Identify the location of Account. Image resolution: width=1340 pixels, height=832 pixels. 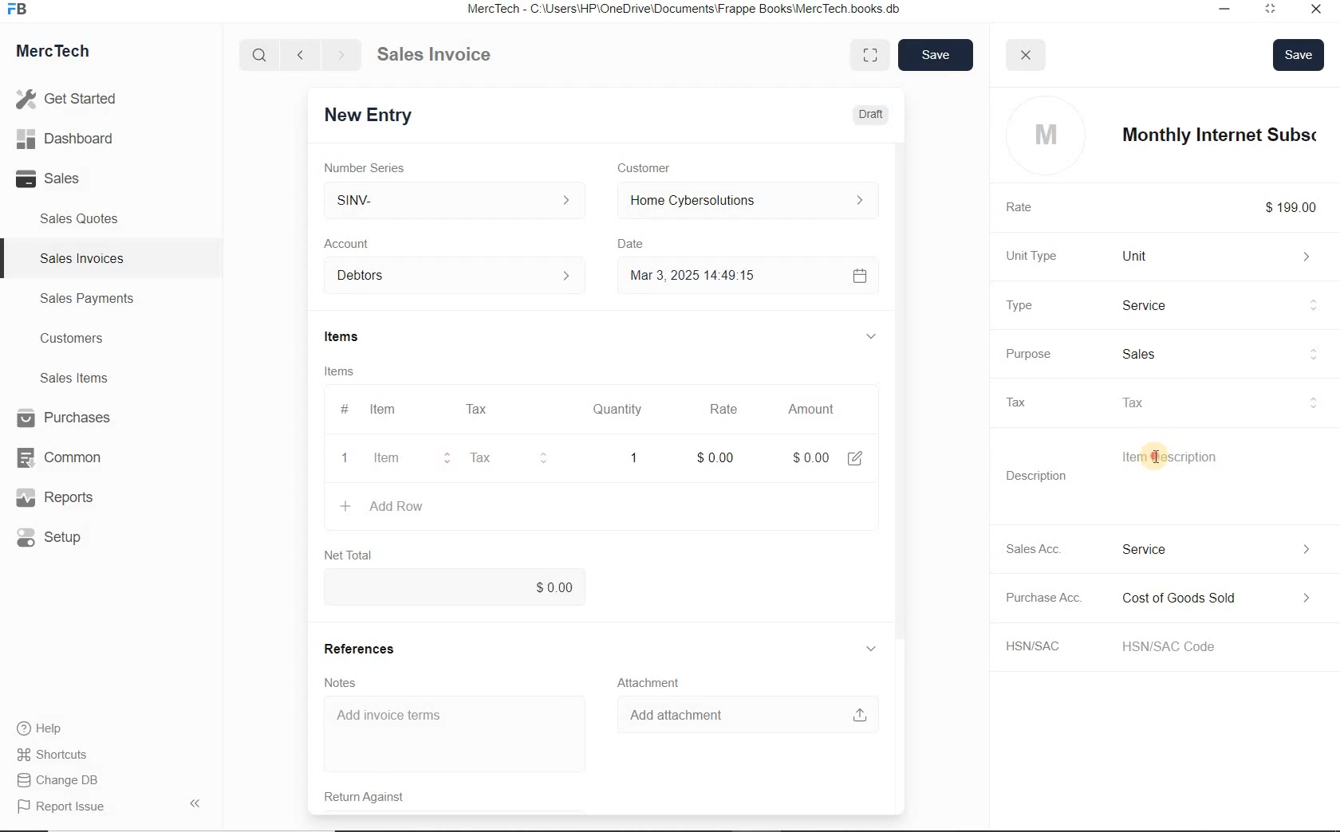
(352, 244).